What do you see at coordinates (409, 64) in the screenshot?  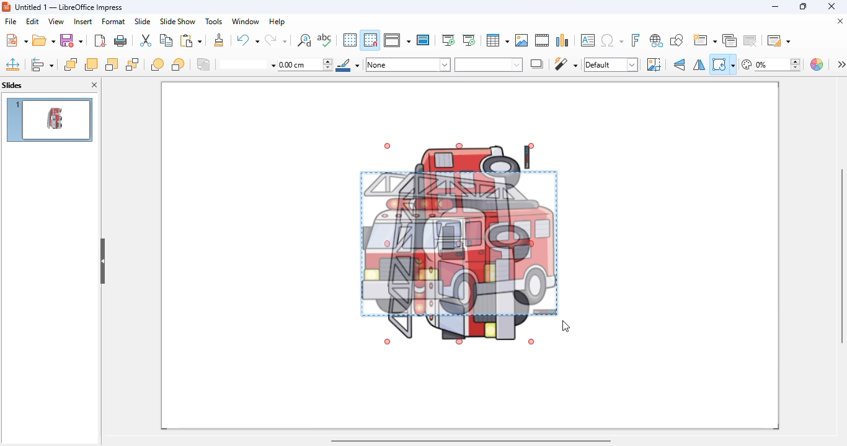 I see `area style/filling` at bounding box center [409, 64].